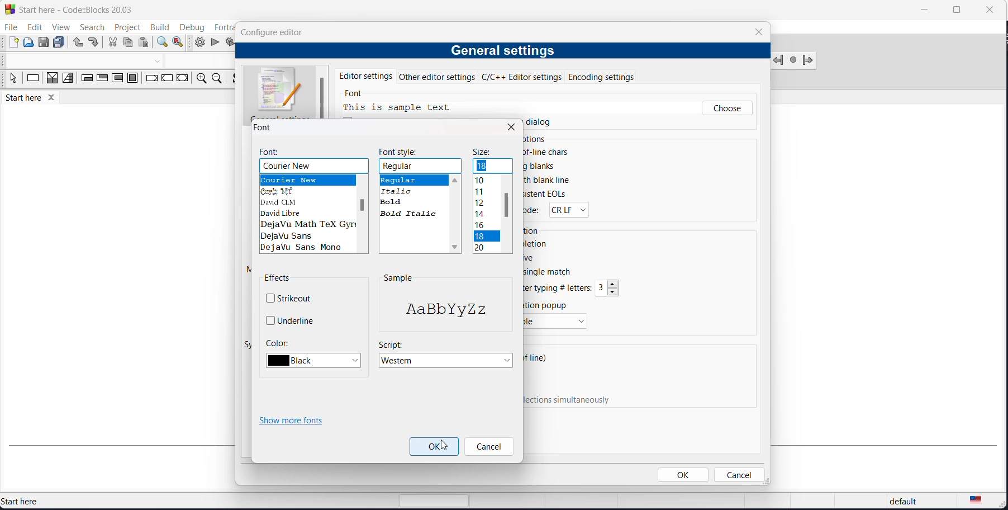  What do you see at coordinates (421, 166) in the screenshot?
I see `regular` at bounding box center [421, 166].